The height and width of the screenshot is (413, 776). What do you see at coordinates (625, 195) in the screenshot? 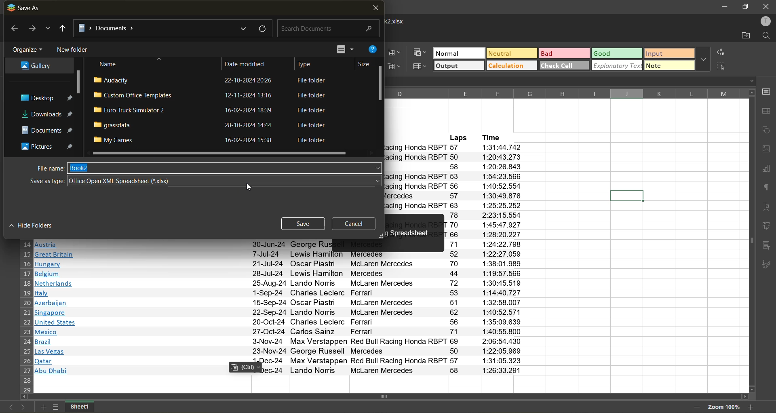
I see `current cell` at bounding box center [625, 195].